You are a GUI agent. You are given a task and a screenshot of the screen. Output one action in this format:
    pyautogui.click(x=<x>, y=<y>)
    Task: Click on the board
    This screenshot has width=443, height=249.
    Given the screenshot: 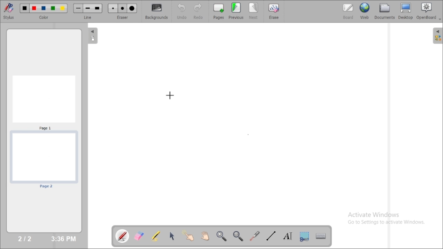 What is the action you would take?
    pyautogui.click(x=348, y=11)
    